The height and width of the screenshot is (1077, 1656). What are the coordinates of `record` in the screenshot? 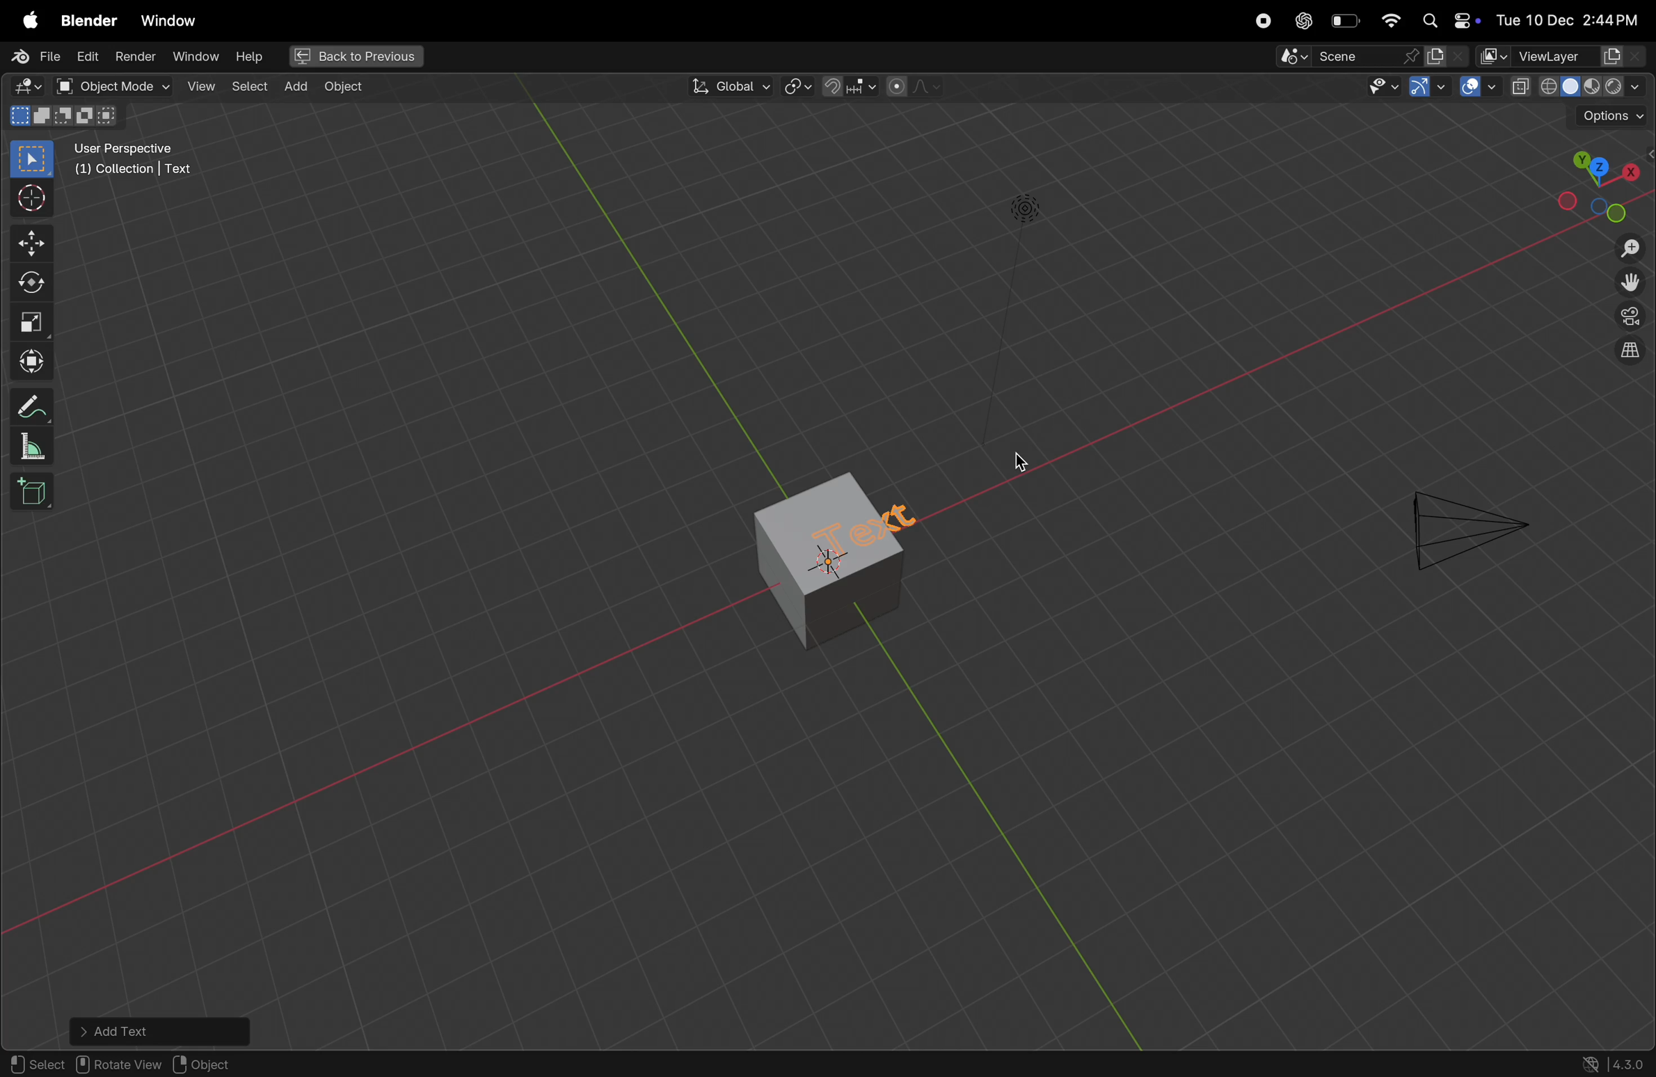 It's located at (1261, 21).